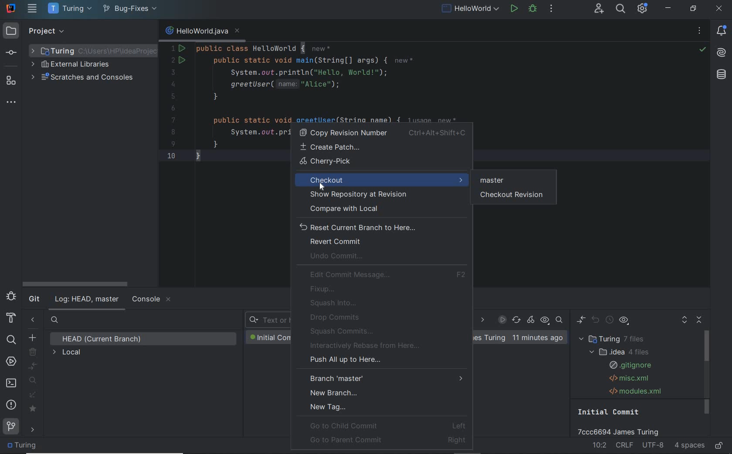  I want to click on select opened file, so click(89, 32).